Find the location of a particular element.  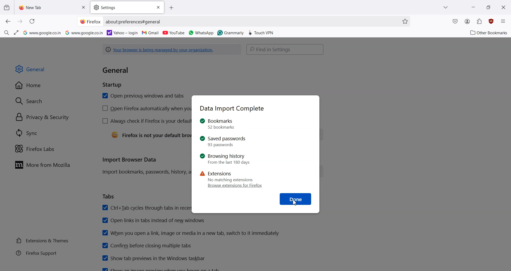

Browsing history is located at coordinates (225, 159).